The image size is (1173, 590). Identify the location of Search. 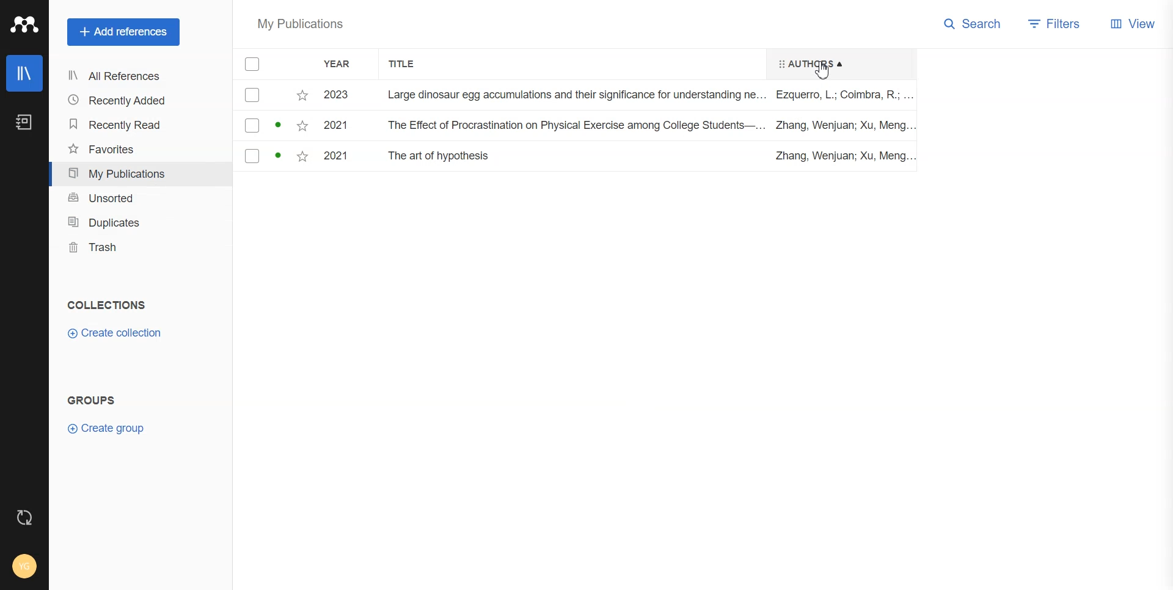
(974, 23).